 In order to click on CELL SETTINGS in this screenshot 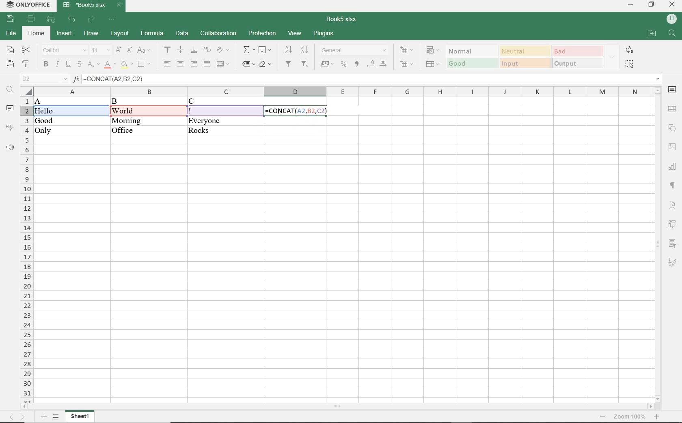, I will do `click(672, 90)`.